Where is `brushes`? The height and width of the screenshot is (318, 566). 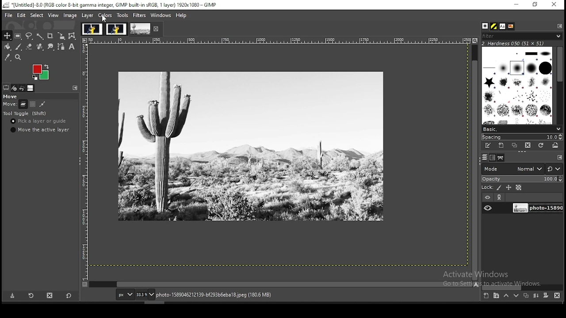
brushes is located at coordinates (518, 85).